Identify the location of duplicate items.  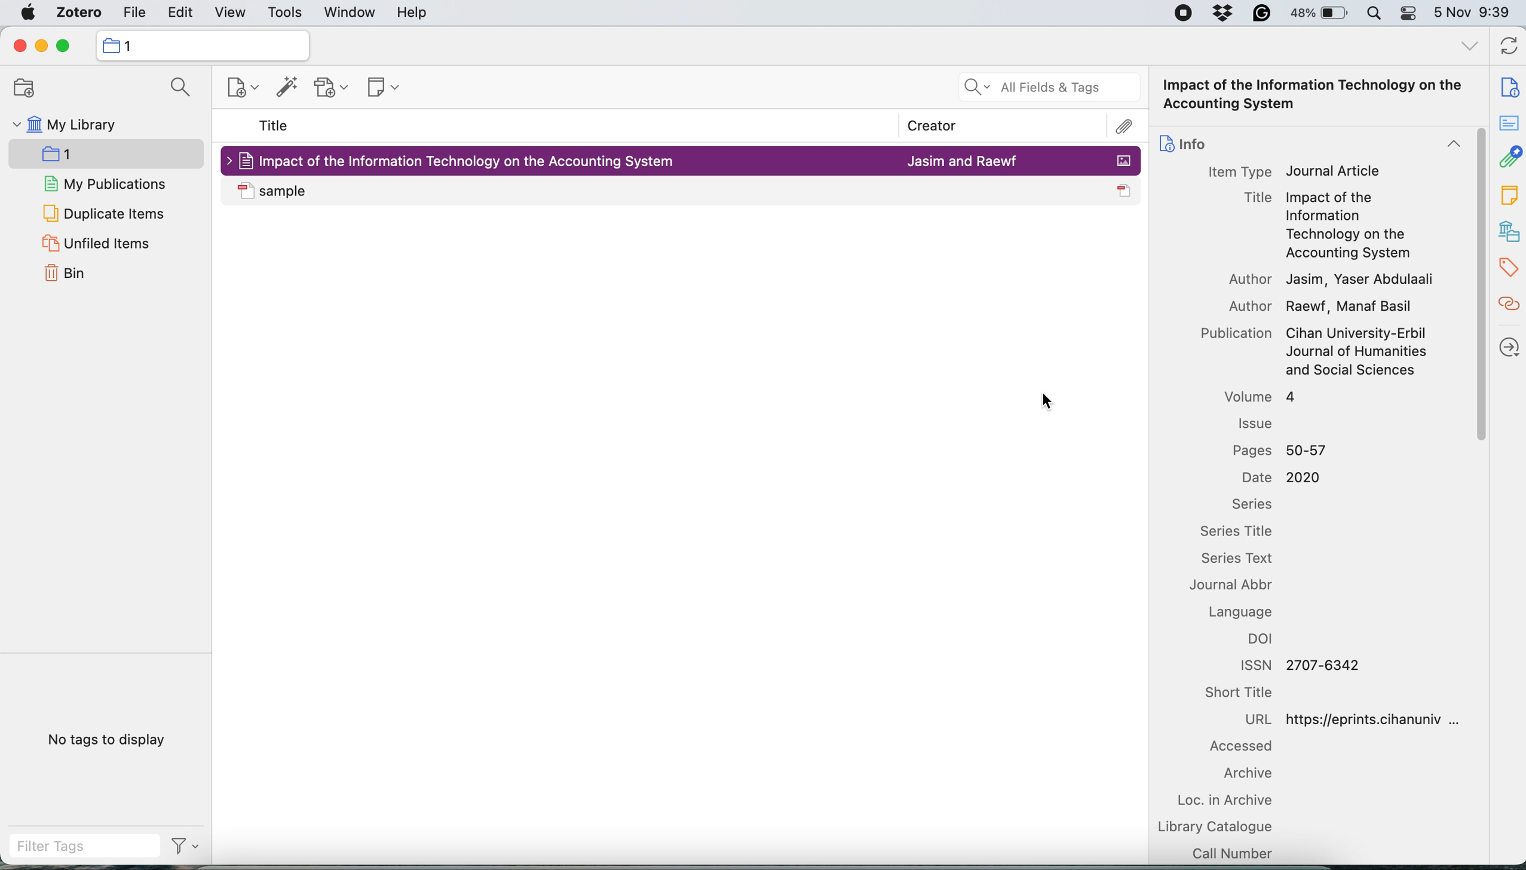
(105, 214).